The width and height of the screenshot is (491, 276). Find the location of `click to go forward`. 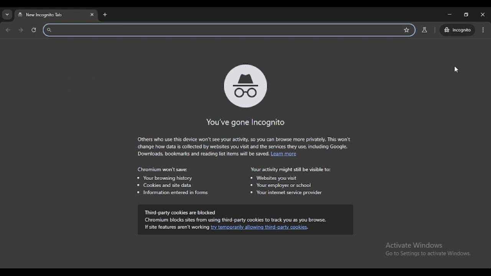

click to go forward is located at coordinates (21, 30).